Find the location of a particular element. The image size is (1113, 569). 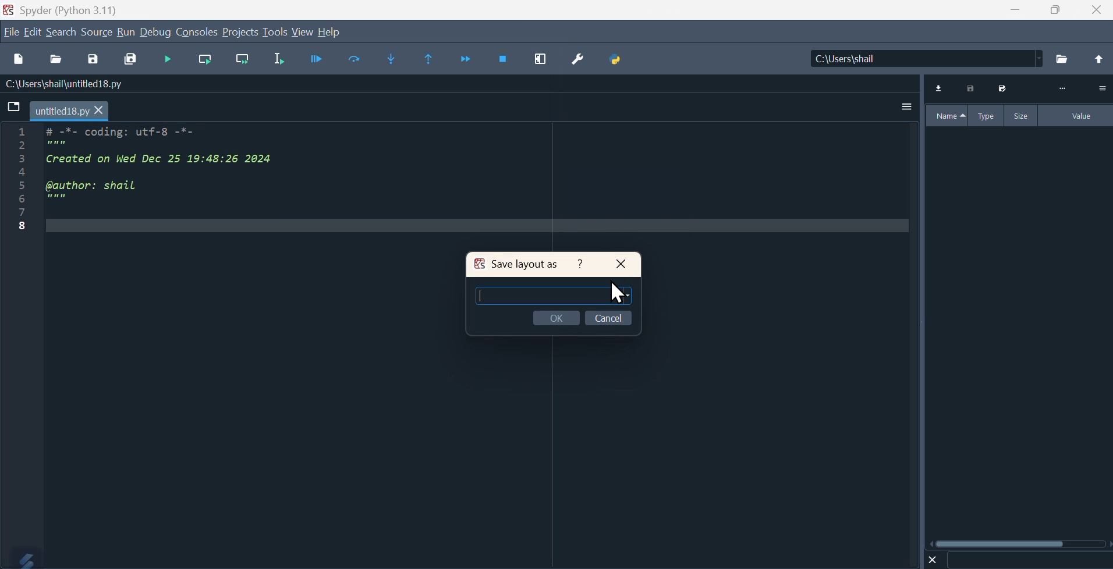

Print is located at coordinates (972, 88).